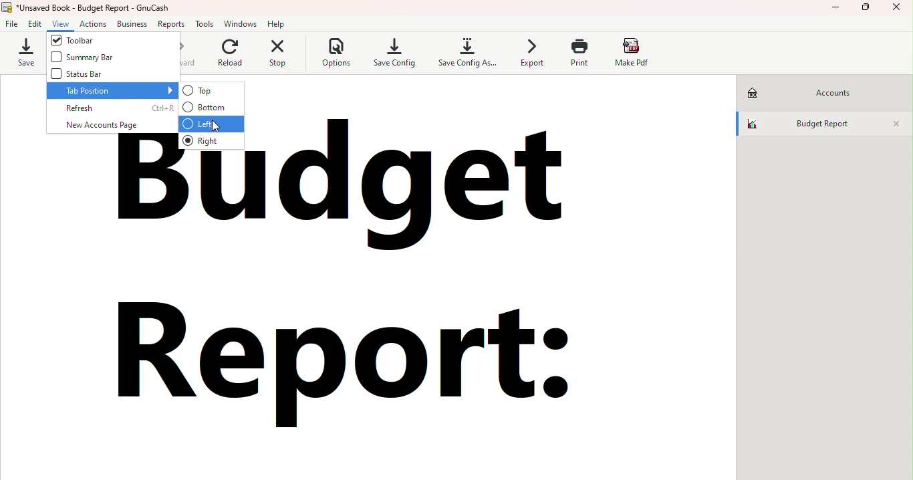 The image size is (913, 480). Describe the element at coordinates (112, 124) in the screenshot. I see `New account` at that location.